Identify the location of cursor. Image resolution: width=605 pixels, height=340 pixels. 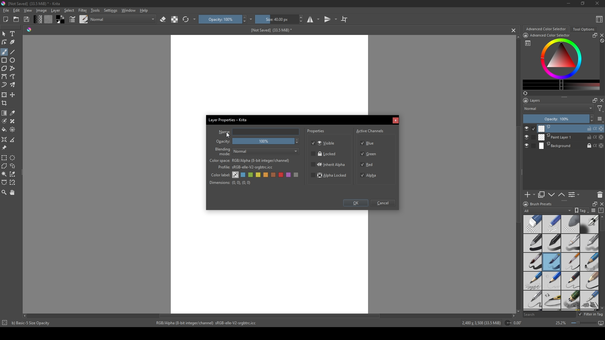
(228, 134).